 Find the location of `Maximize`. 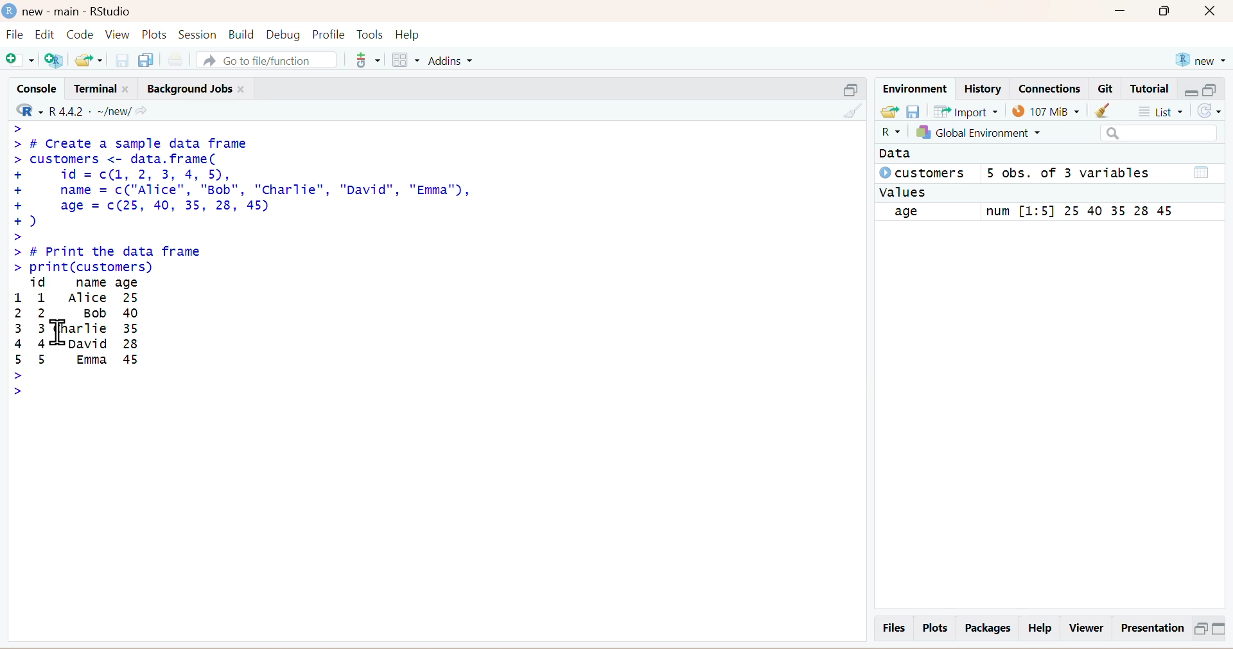

Maximize is located at coordinates (1200, 628).